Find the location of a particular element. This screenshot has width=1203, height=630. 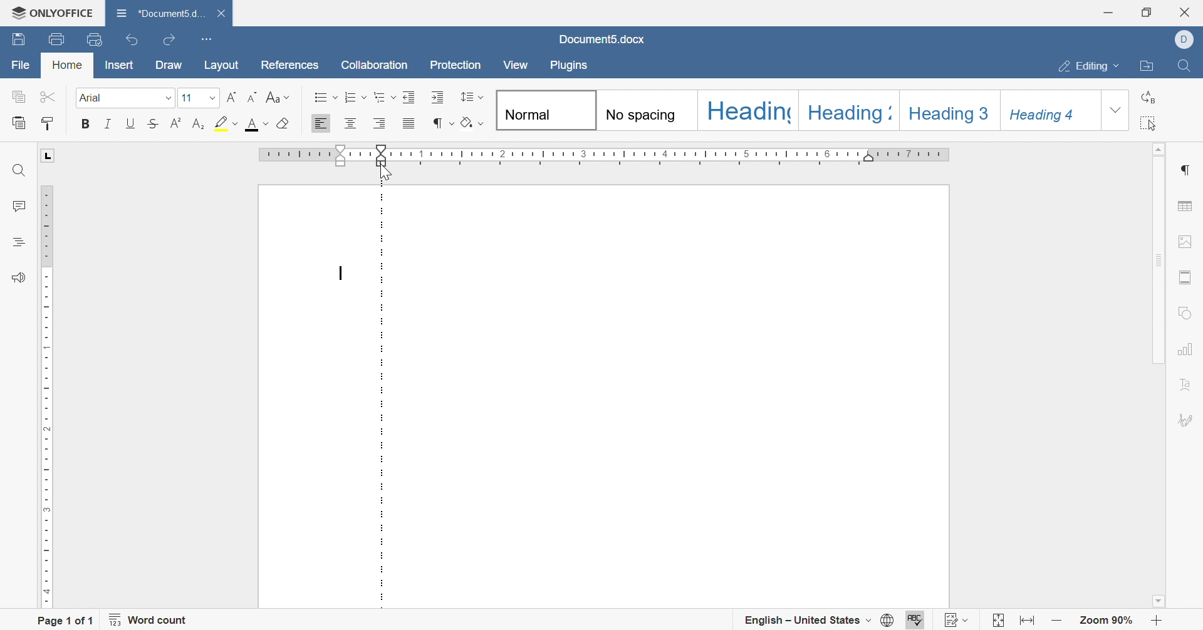

fit to page is located at coordinates (996, 621).